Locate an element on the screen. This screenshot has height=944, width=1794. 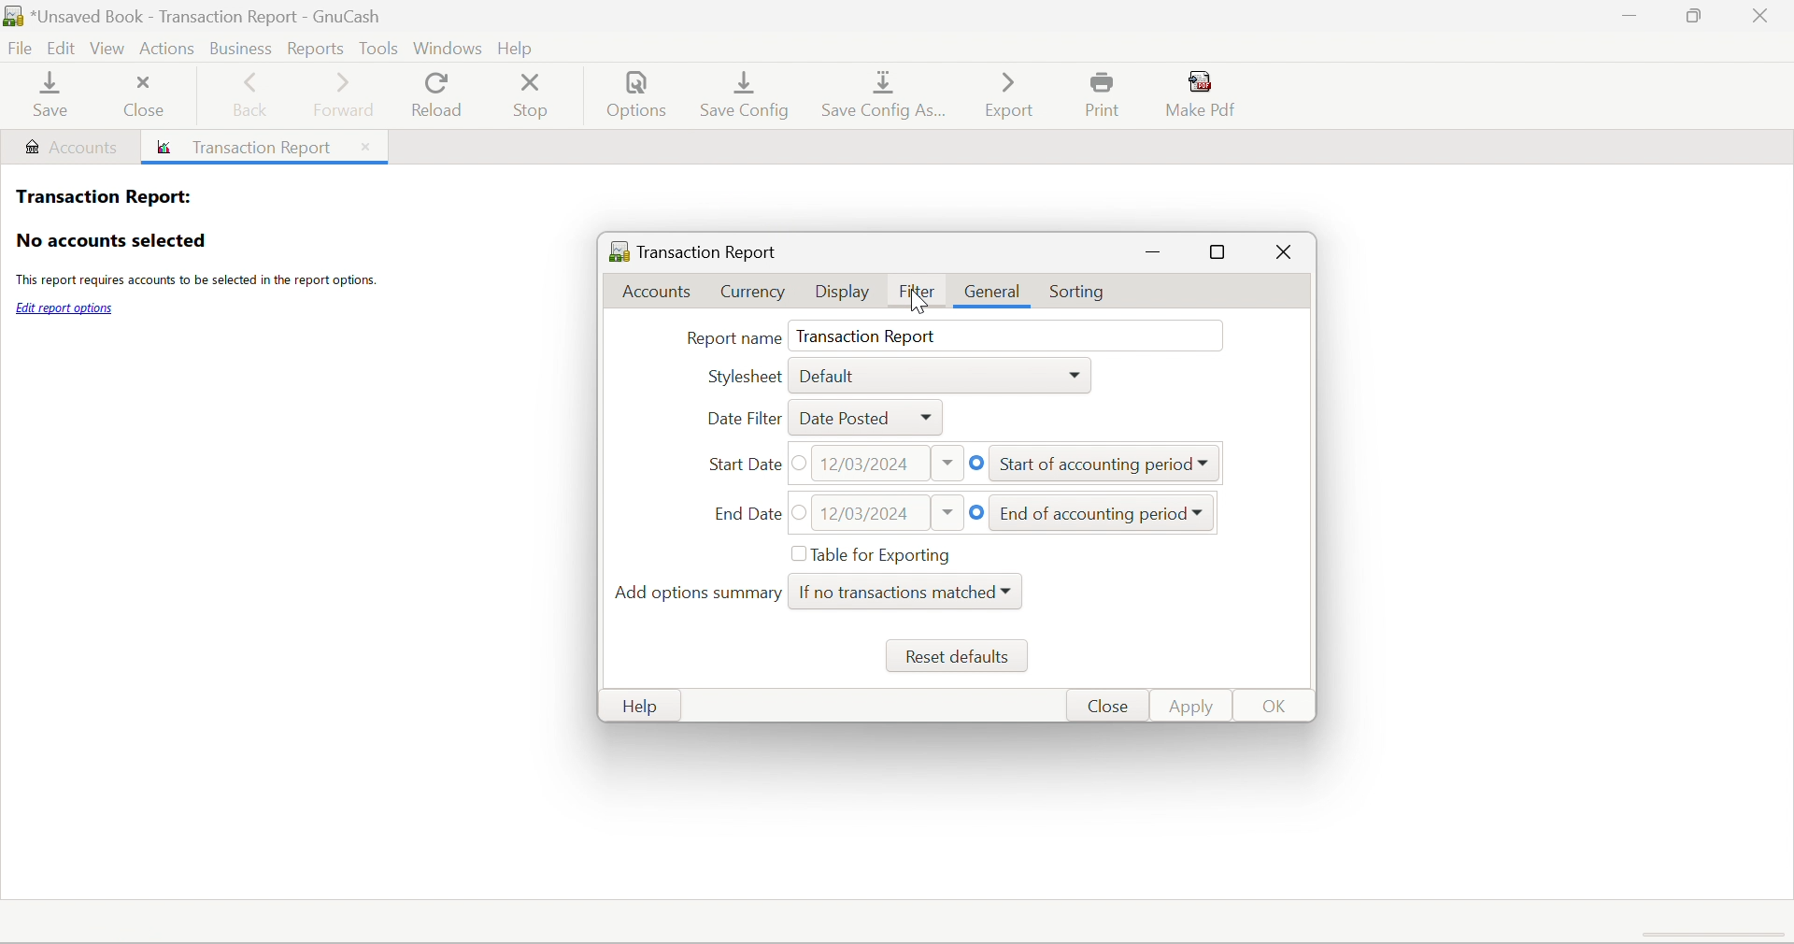
Reload is located at coordinates (435, 95).